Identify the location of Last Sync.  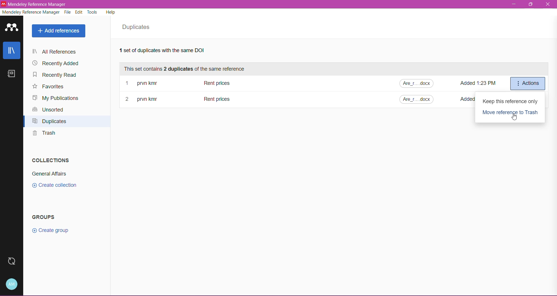
(11, 261).